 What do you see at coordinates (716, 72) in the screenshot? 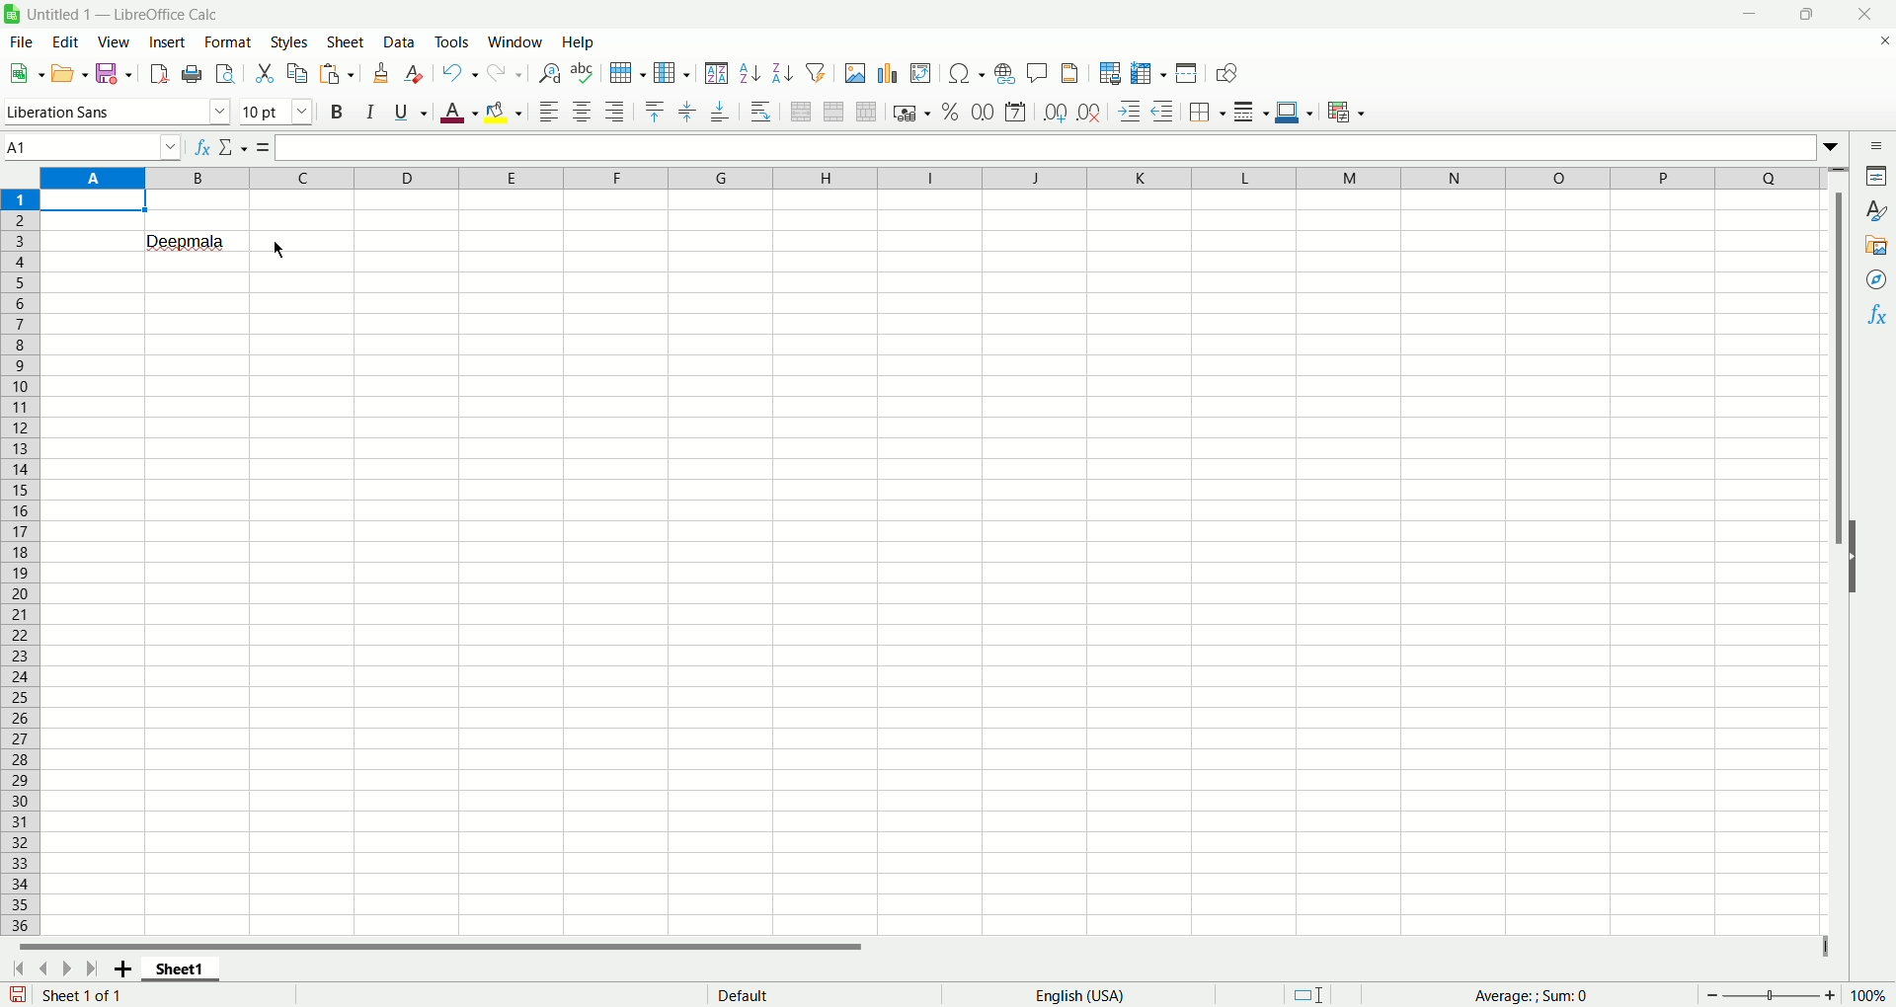
I see `Sort` at bounding box center [716, 72].